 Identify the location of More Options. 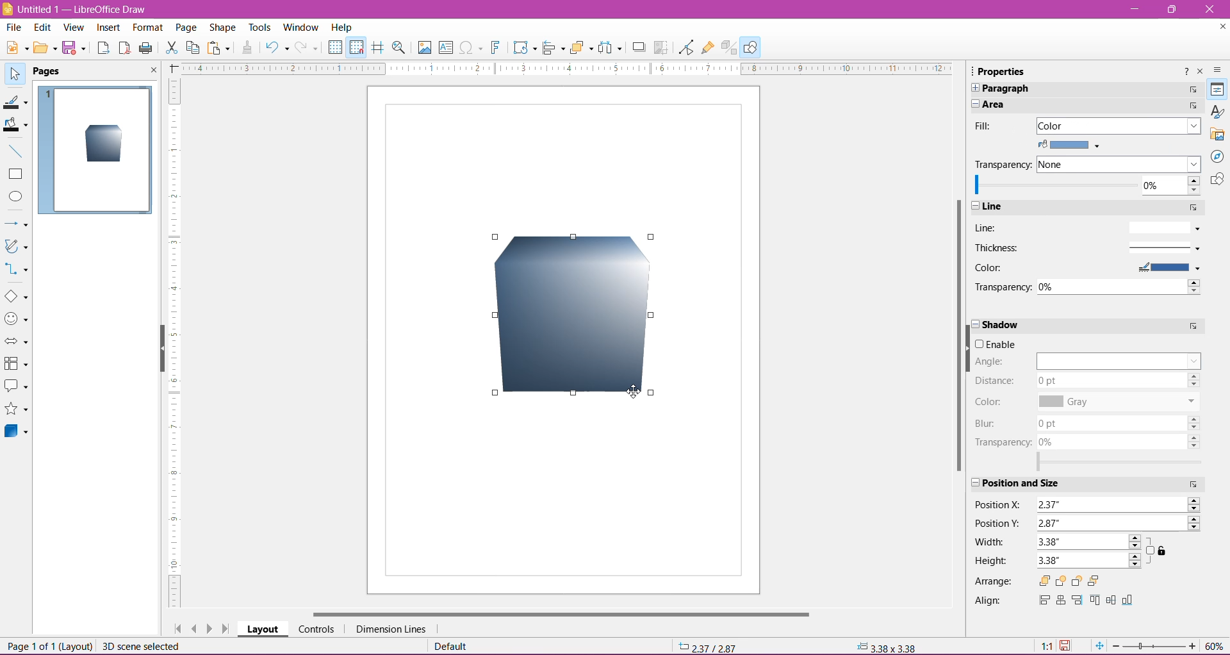
(1195, 485).